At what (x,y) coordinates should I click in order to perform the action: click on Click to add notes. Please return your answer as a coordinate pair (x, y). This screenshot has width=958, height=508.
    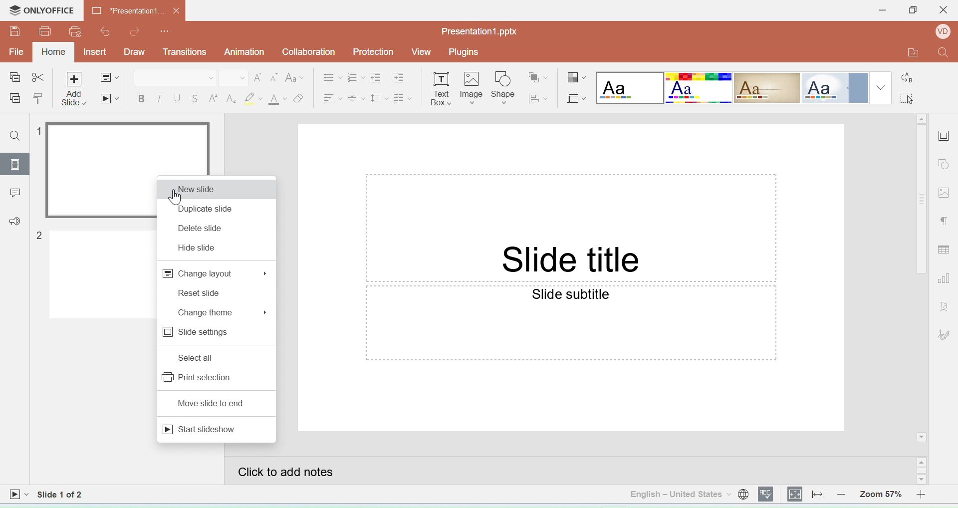
    Looking at the image, I should click on (570, 471).